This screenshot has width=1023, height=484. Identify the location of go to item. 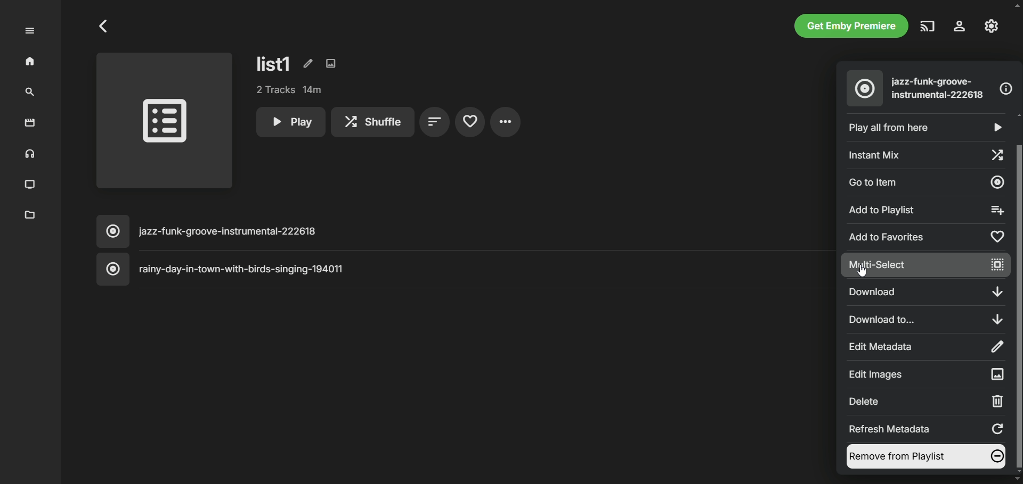
(927, 181).